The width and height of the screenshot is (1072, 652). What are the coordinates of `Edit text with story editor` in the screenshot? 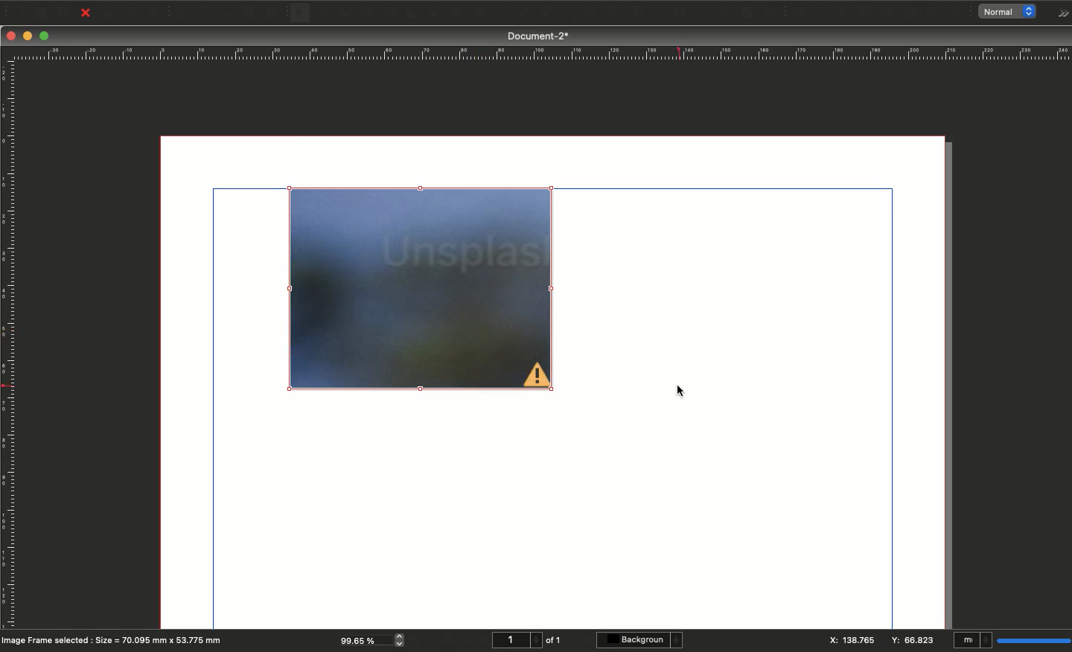 It's located at (644, 13).